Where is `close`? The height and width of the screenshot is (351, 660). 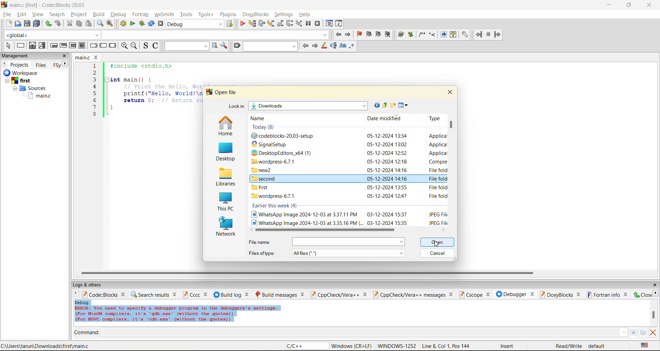 close is located at coordinates (303, 294).